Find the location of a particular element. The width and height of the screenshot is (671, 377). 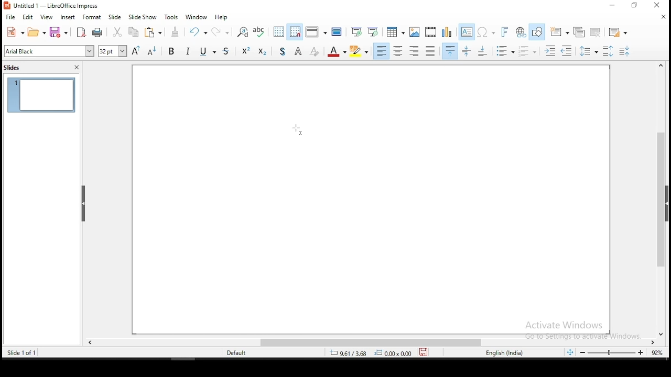

charts is located at coordinates (447, 31).